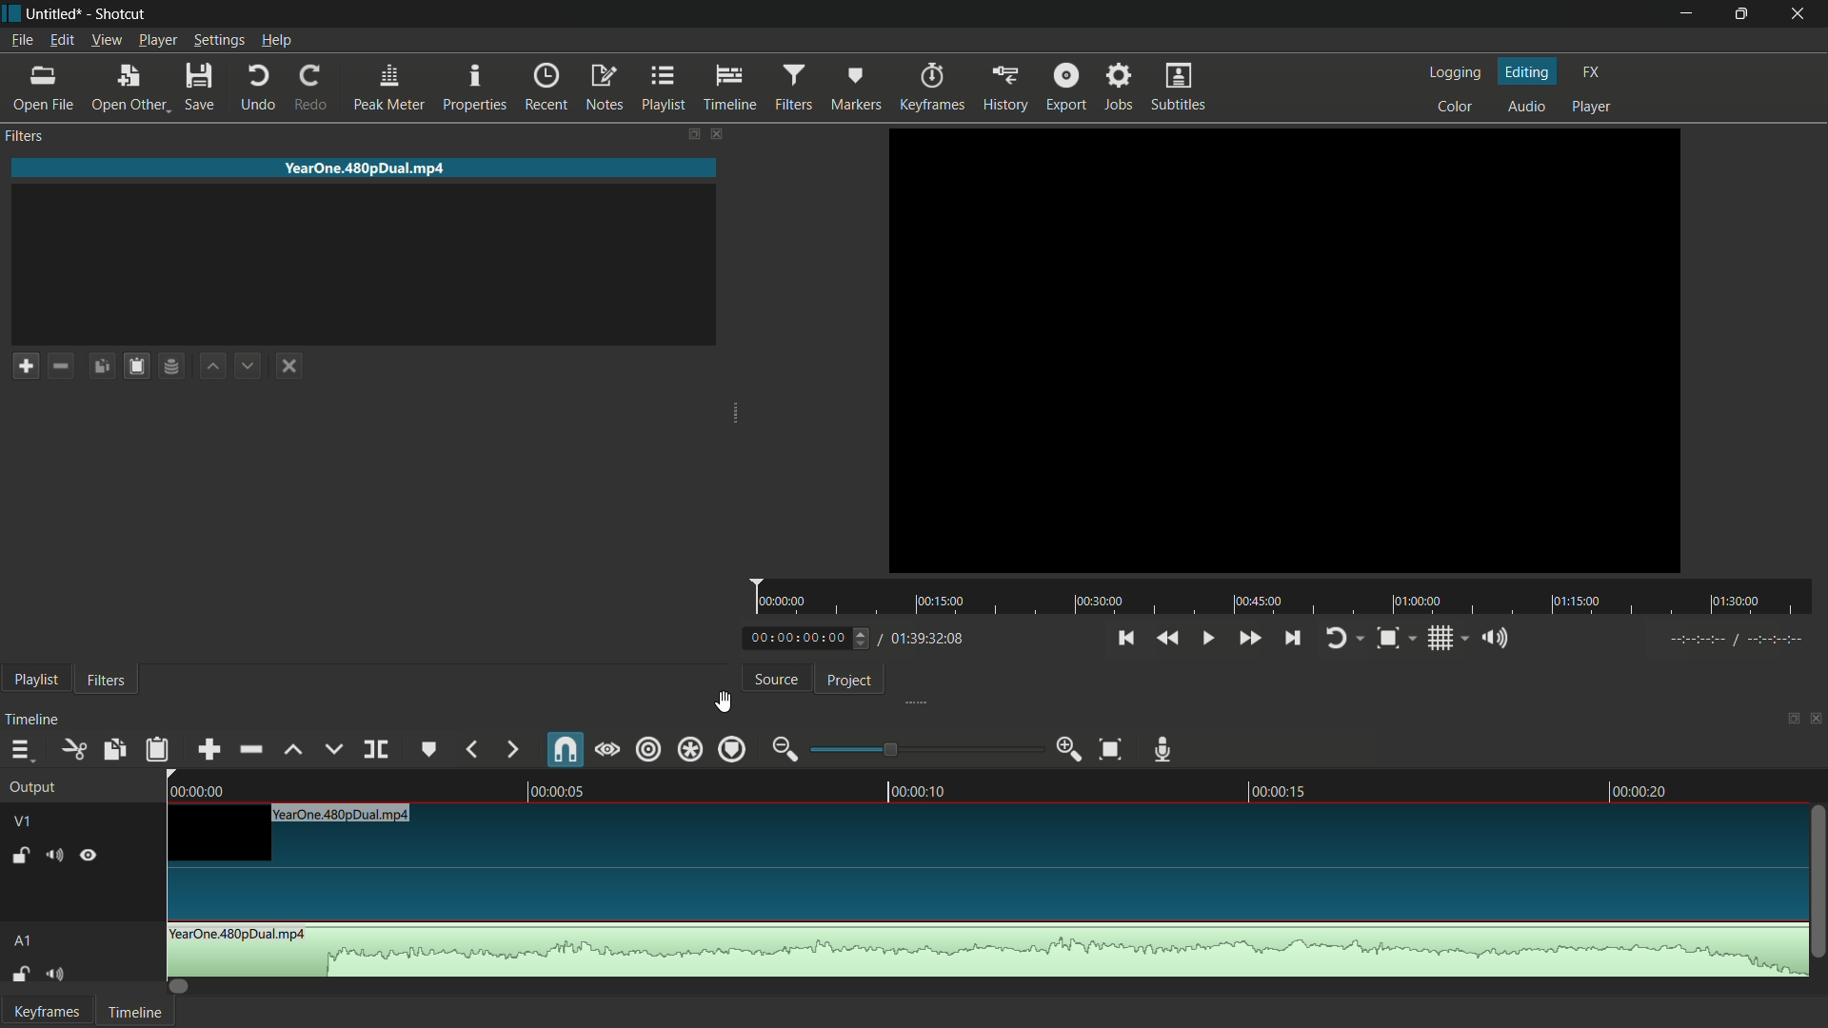 This screenshot has width=1828, height=1028. Describe the element at coordinates (1282, 791) in the screenshot. I see `00:00:15` at that location.